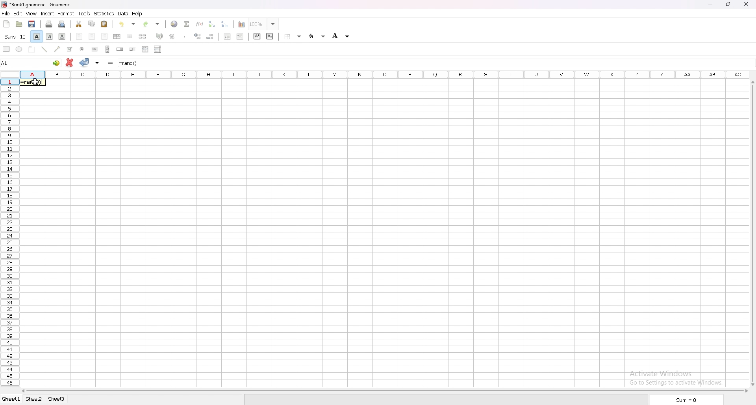 Image resolution: width=756 pixels, height=405 pixels. I want to click on combo box, so click(158, 49).